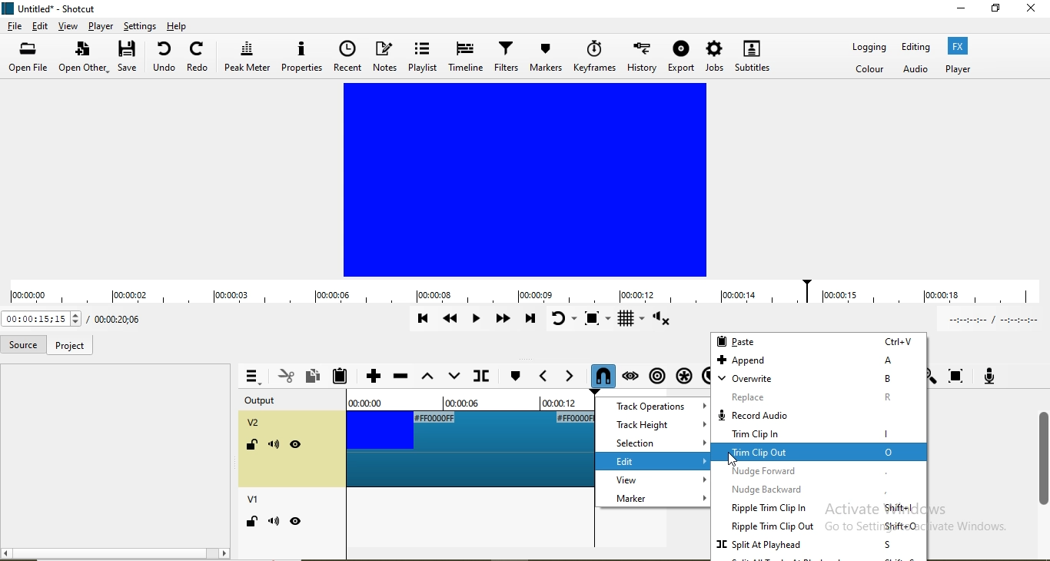 The image size is (1050, 561). What do you see at coordinates (917, 70) in the screenshot?
I see `Audio` at bounding box center [917, 70].